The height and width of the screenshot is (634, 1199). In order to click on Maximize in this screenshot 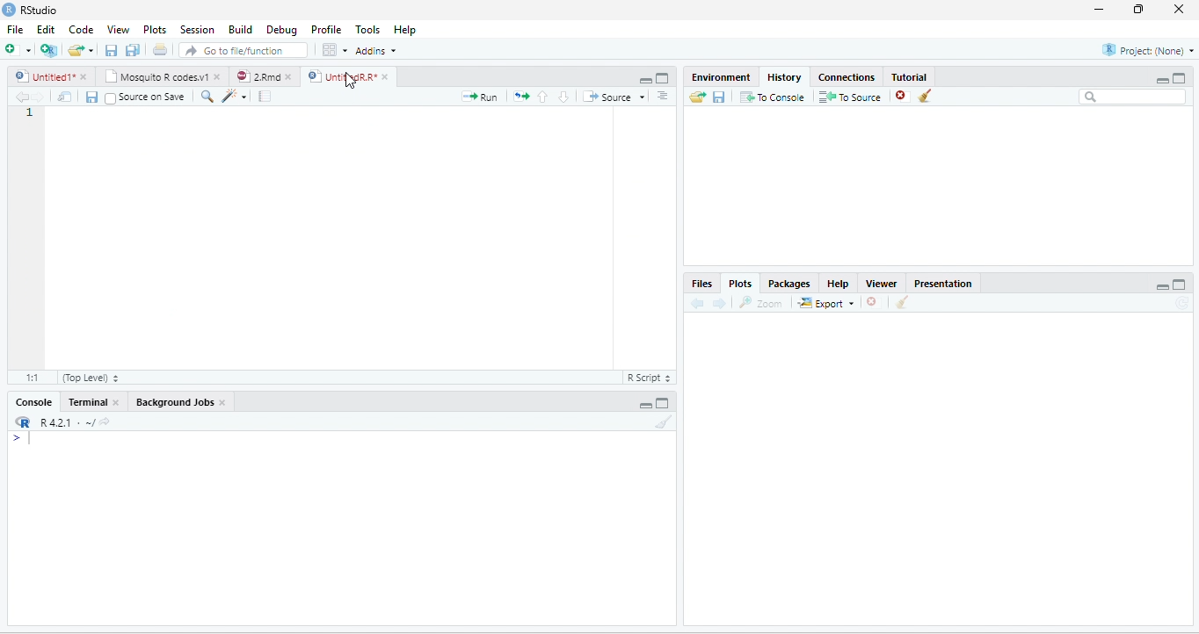, I will do `click(664, 78)`.